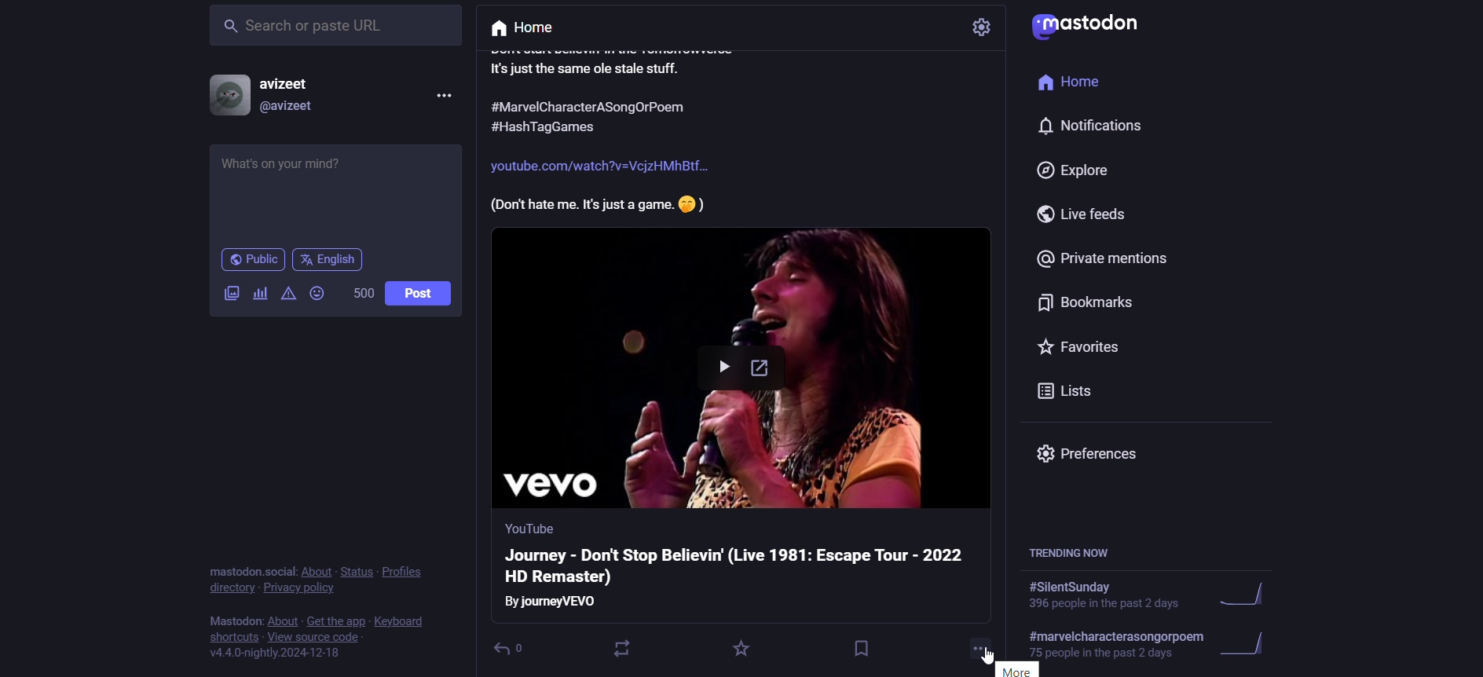 The image size is (1483, 677). I want to click on trending hashtag 2, so click(1157, 646).